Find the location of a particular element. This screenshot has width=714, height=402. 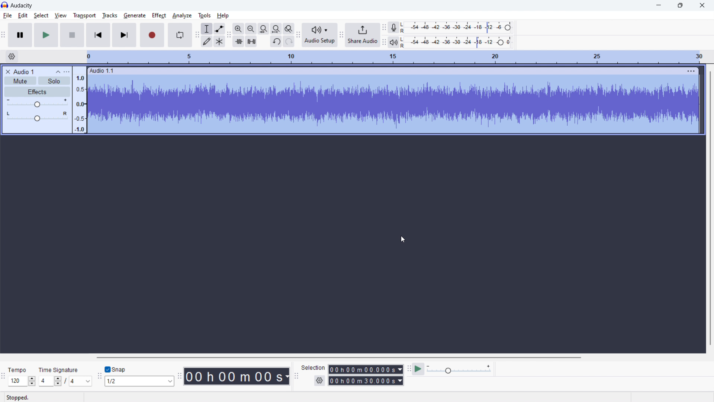

Tempo is located at coordinates (19, 370).